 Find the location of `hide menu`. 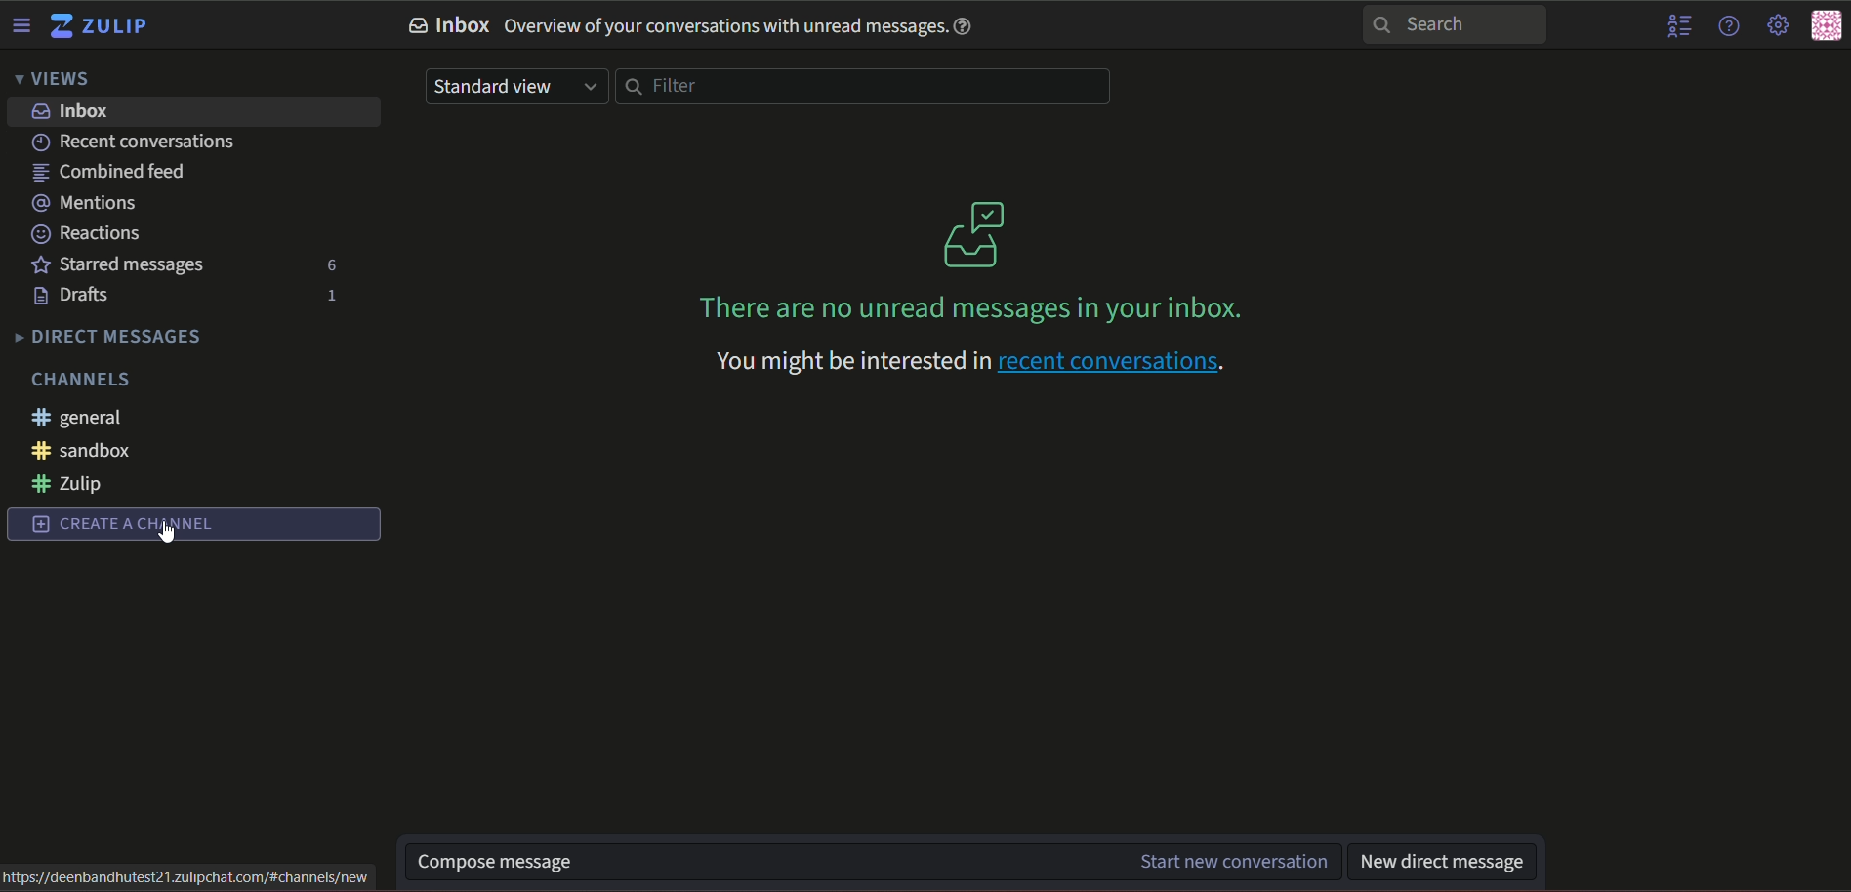

hide menu is located at coordinates (1677, 26).